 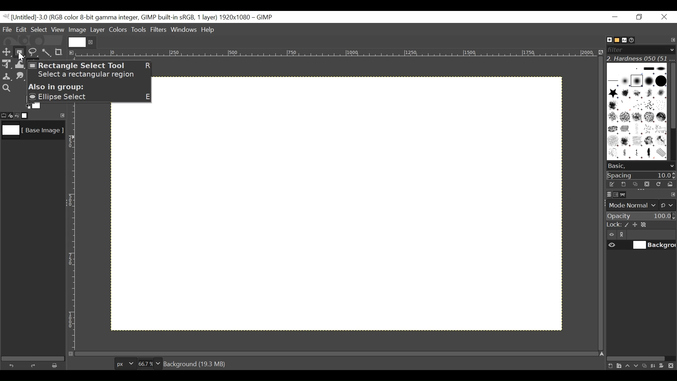 What do you see at coordinates (139, 30) in the screenshot?
I see `Tools` at bounding box center [139, 30].